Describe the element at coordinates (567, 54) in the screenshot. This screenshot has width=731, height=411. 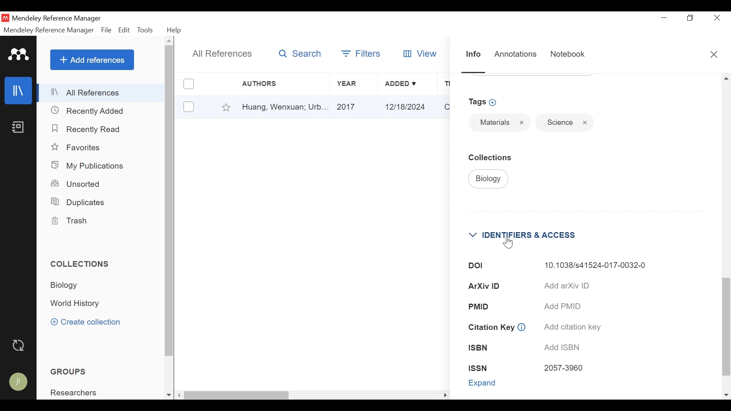
I see `Notebook` at that location.